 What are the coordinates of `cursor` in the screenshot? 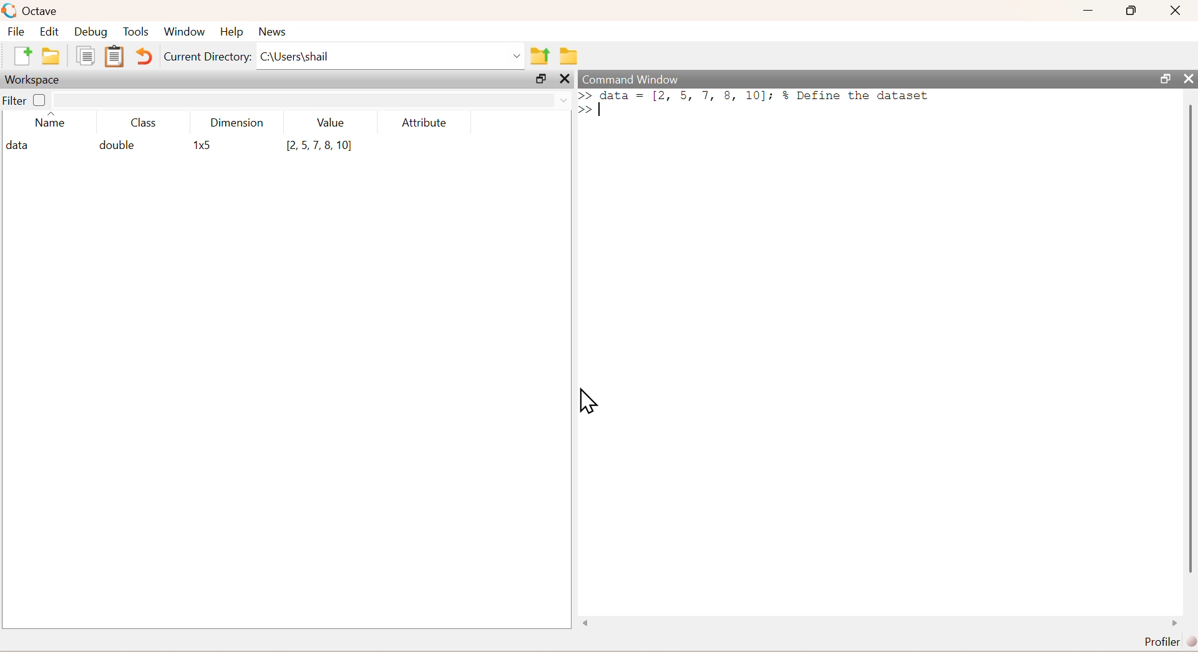 It's located at (588, 401).